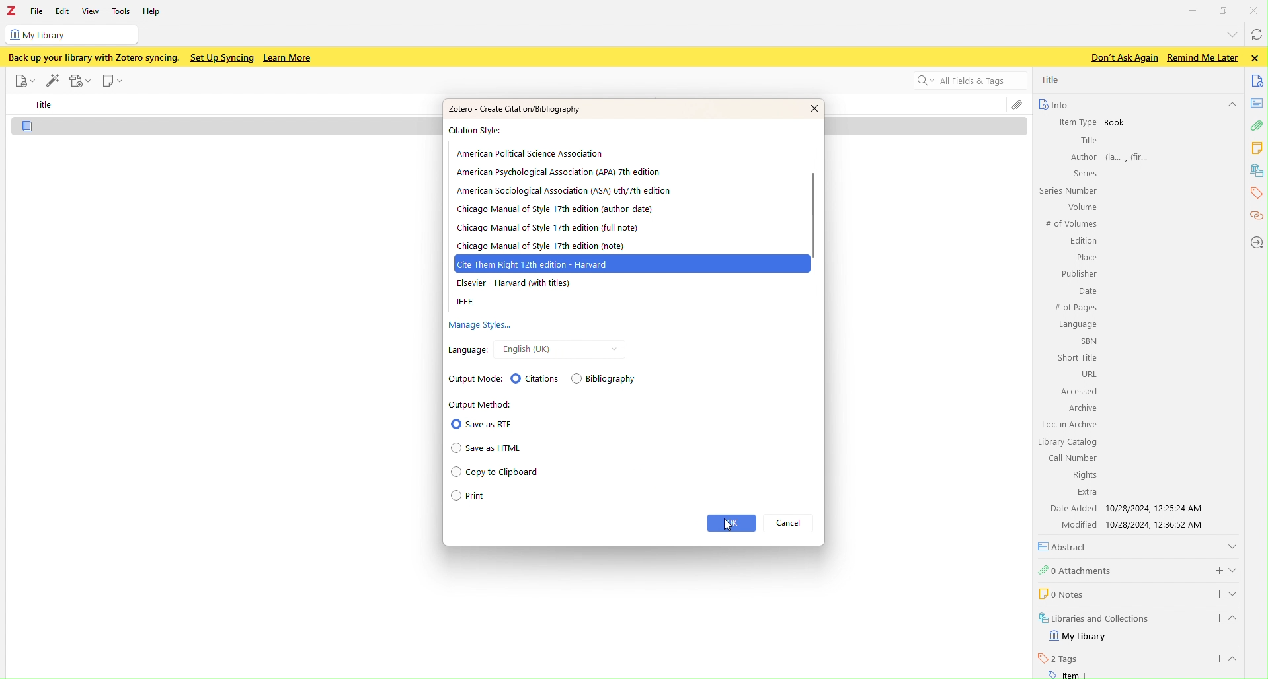 This screenshot has width=1268, height=679. Describe the element at coordinates (37, 11) in the screenshot. I see `FIle` at that location.